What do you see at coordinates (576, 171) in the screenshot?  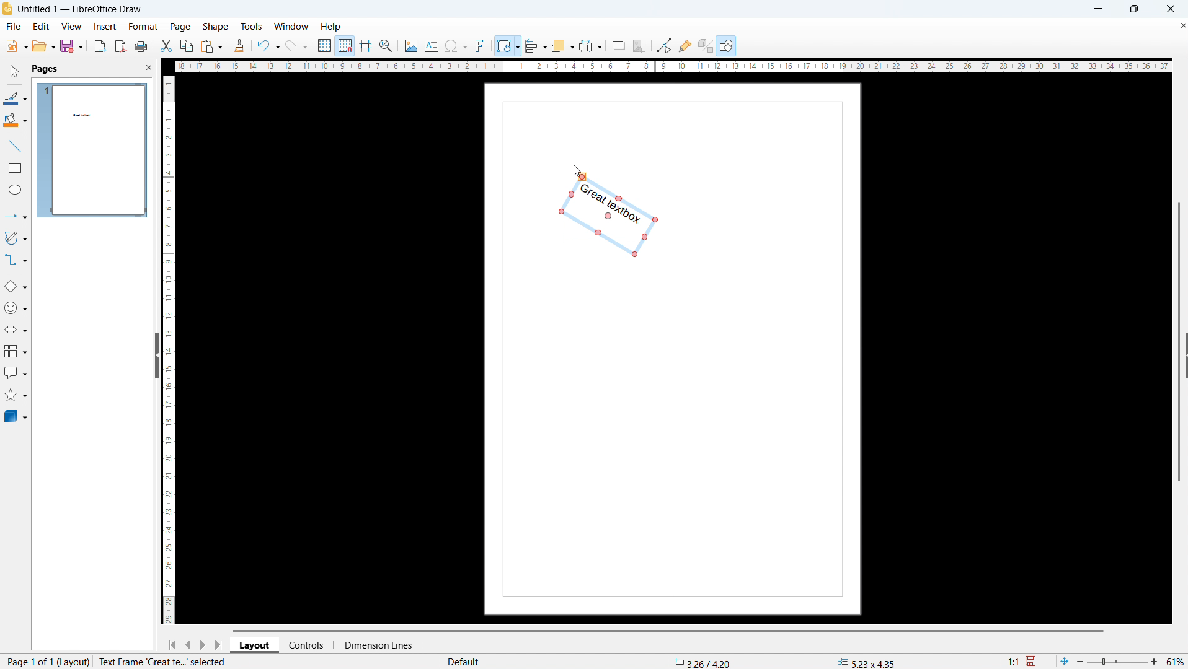 I see `cursor` at bounding box center [576, 171].